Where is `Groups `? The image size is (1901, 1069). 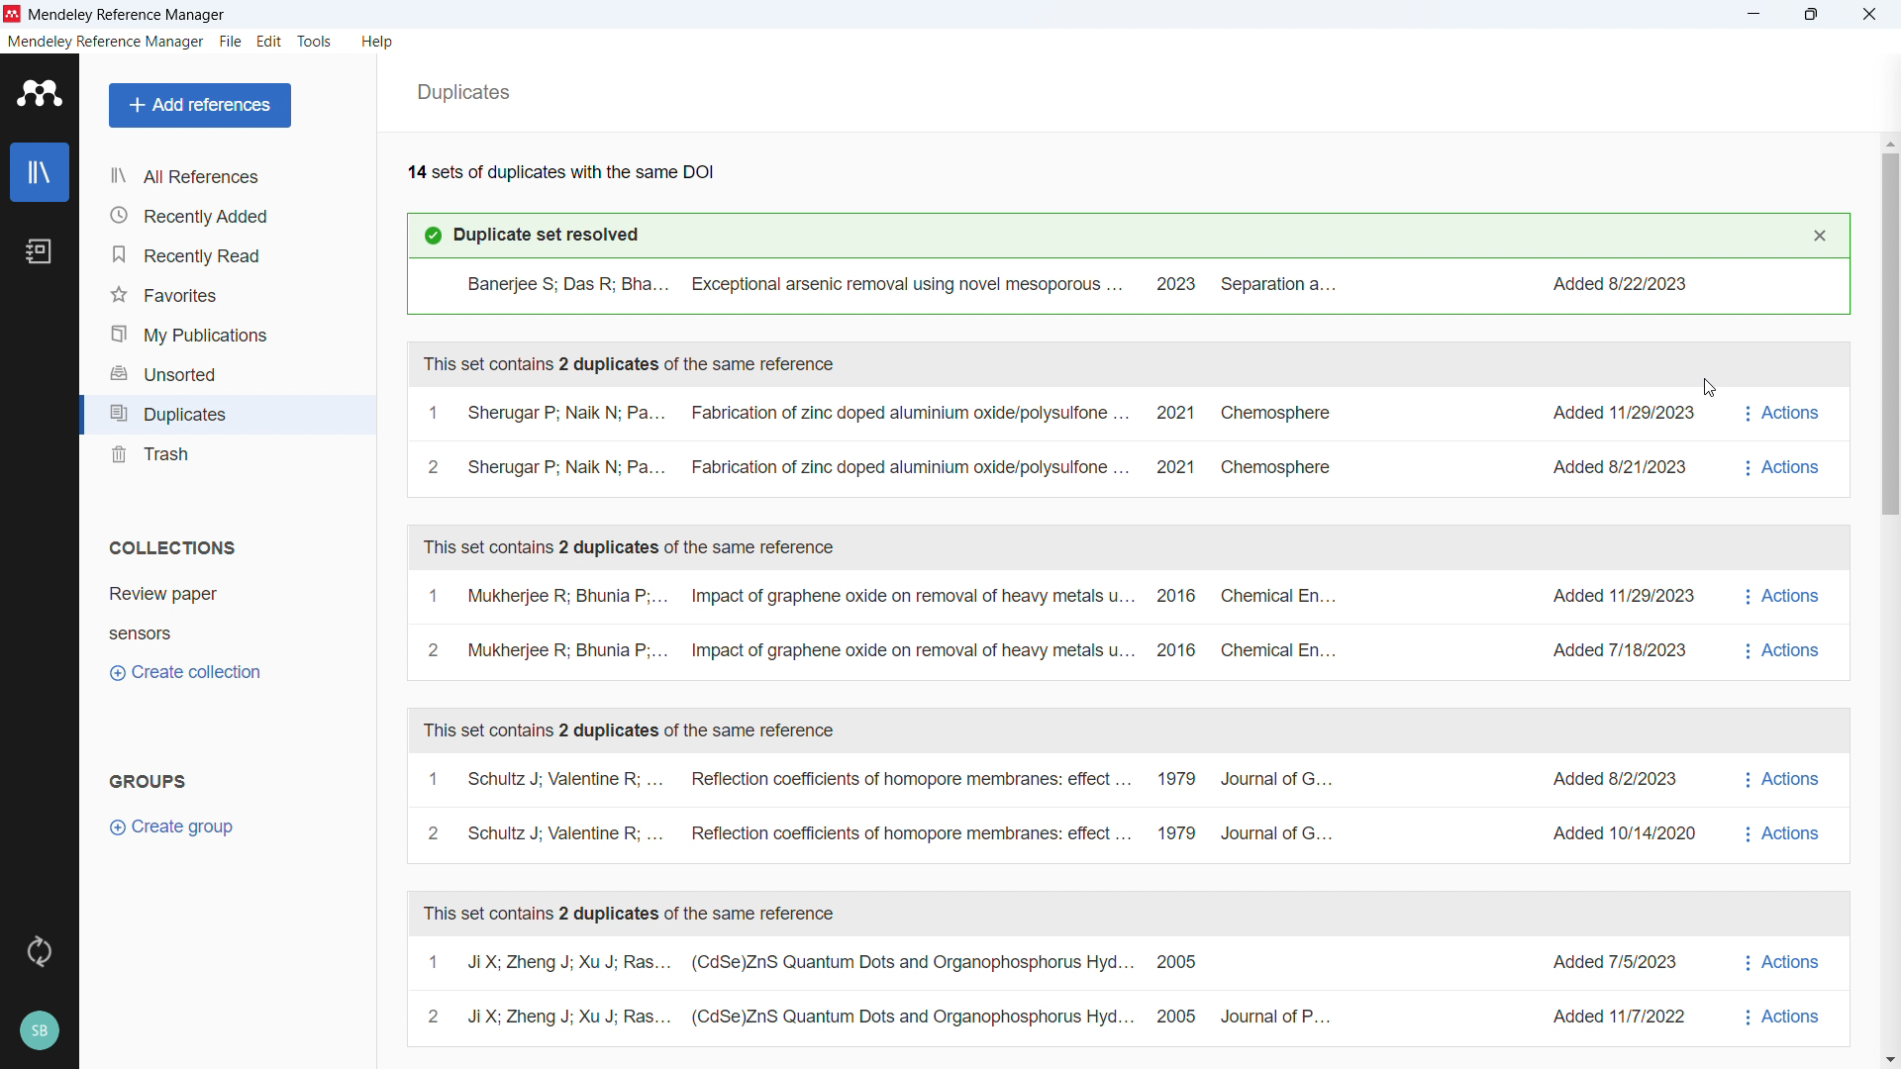 Groups  is located at coordinates (150, 783).